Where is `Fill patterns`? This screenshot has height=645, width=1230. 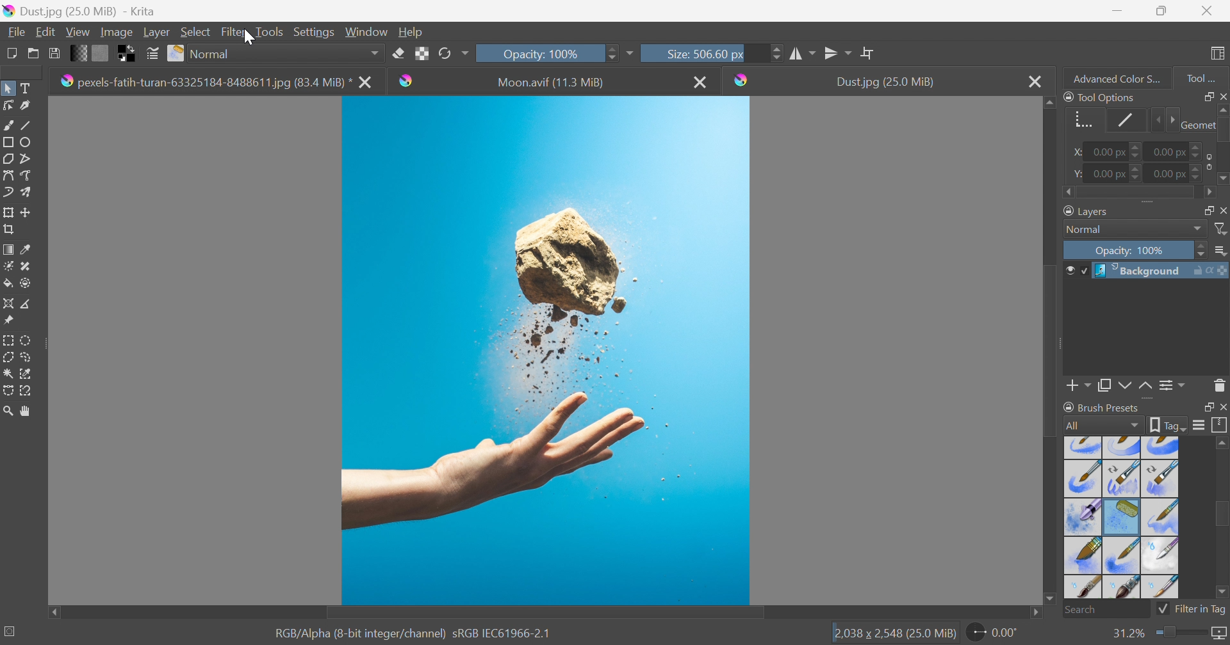 Fill patterns is located at coordinates (101, 52).